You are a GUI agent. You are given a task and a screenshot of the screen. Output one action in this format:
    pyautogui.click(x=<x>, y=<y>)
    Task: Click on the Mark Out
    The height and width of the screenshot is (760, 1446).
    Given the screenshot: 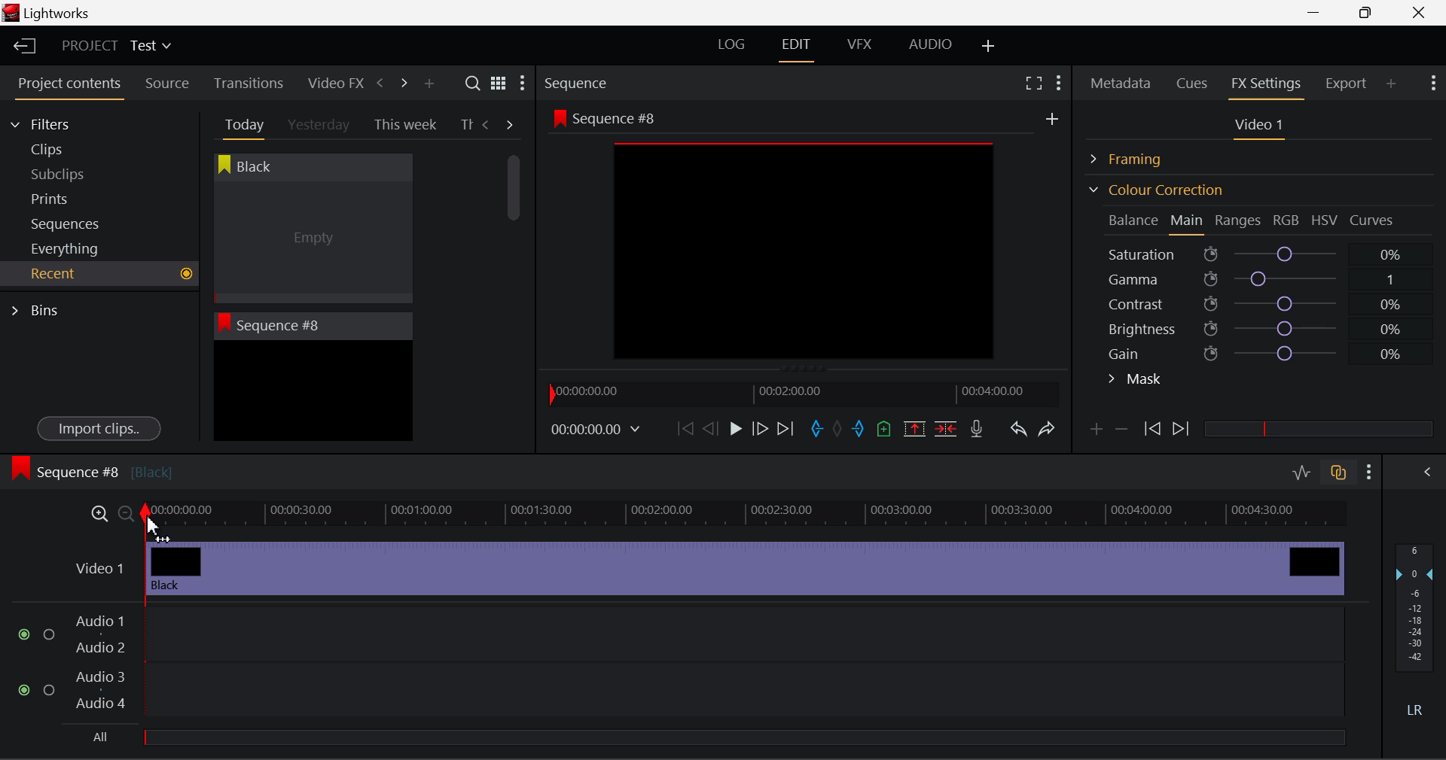 What is the action you would take?
    pyautogui.click(x=860, y=430)
    